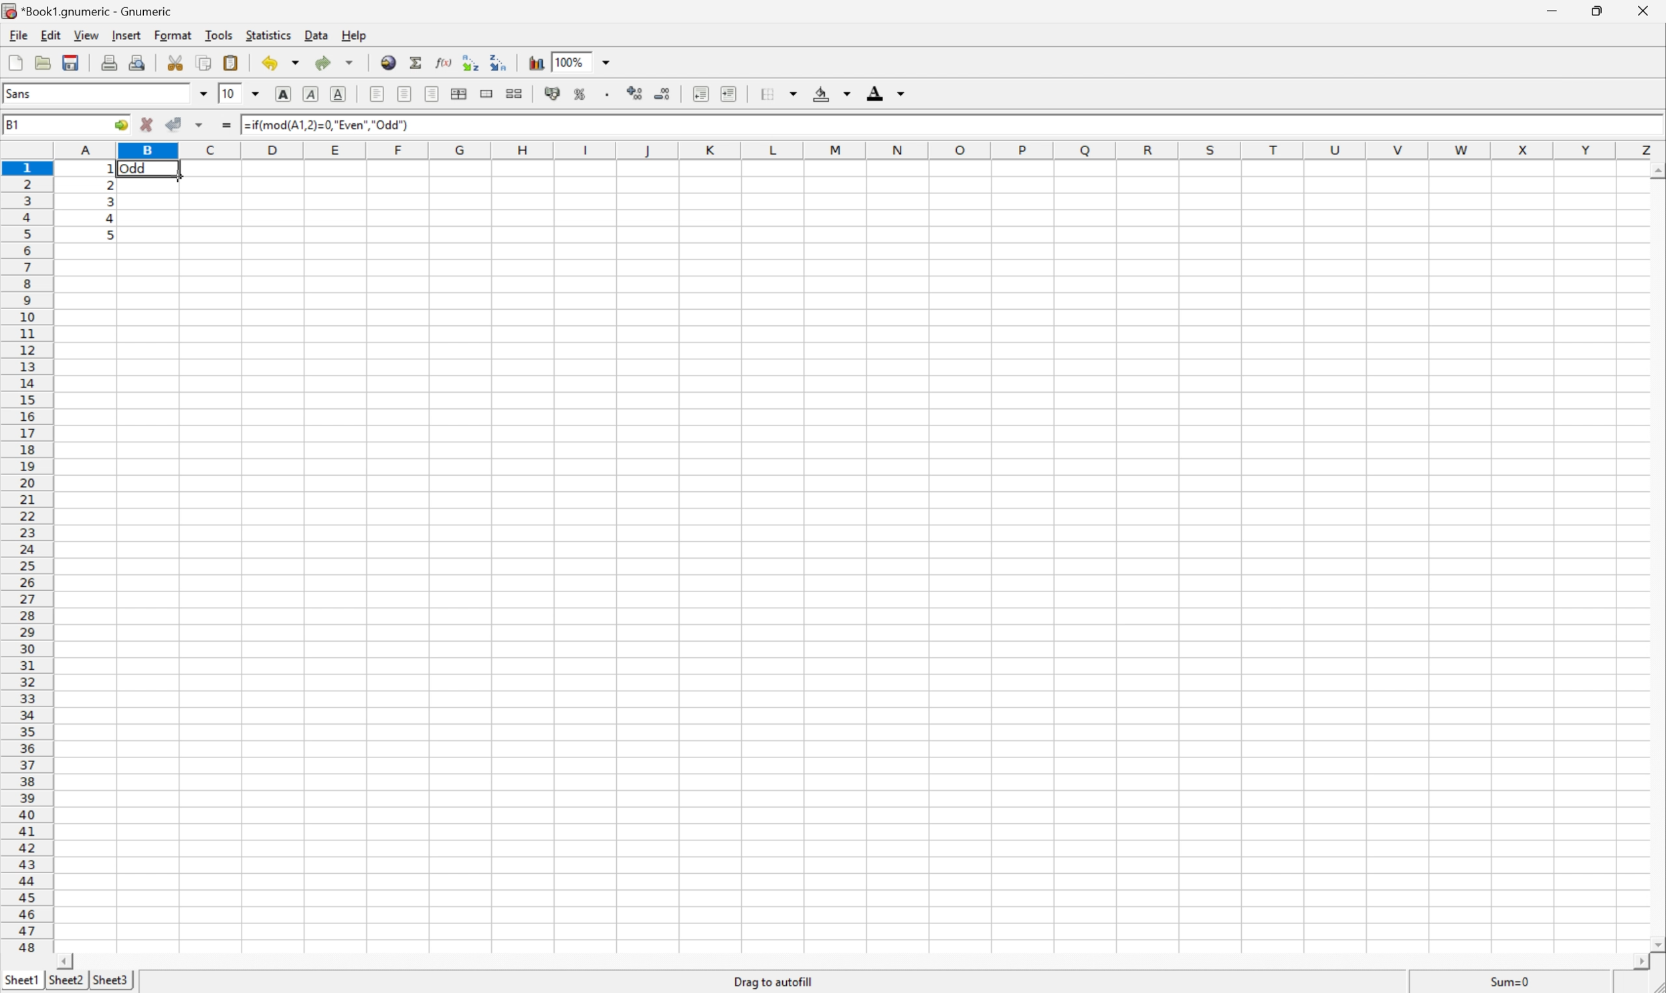 The height and width of the screenshot is (993, 1666). Describe the element at coordinates (1655, 941) in the screenshot. I see `Scroll Down` at that location.